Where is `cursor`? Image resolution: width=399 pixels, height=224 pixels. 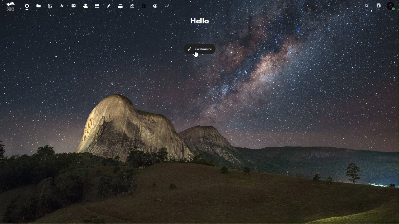
cursor is located at coordinates (196, 54).